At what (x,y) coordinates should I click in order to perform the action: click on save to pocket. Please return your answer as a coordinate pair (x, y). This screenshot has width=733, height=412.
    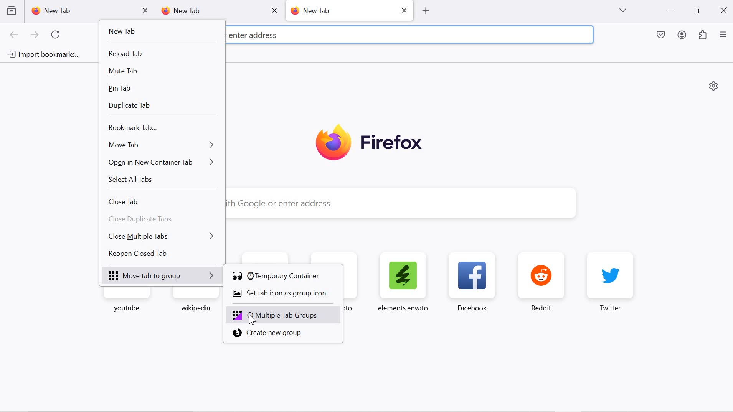
    Looking at the image, I should click on (662, 36).